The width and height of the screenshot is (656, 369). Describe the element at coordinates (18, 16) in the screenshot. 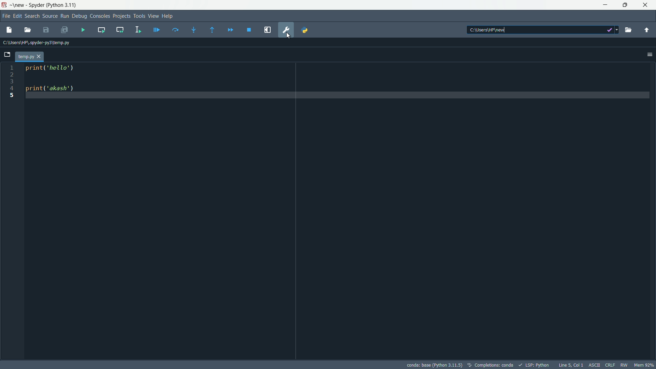

I see `edit menu` at that location.